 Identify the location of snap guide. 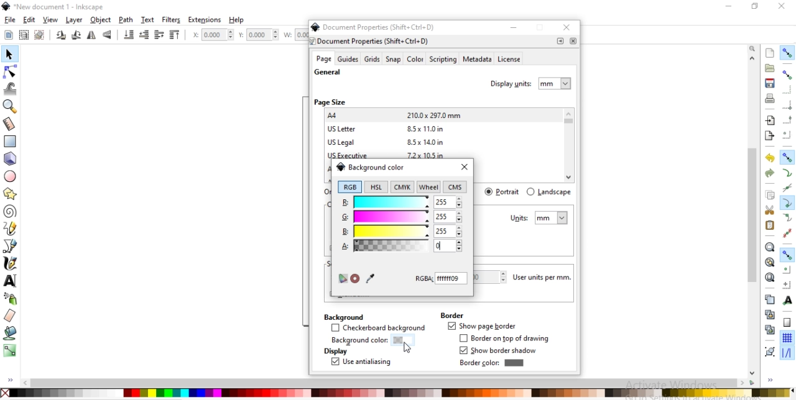
(787, 353).